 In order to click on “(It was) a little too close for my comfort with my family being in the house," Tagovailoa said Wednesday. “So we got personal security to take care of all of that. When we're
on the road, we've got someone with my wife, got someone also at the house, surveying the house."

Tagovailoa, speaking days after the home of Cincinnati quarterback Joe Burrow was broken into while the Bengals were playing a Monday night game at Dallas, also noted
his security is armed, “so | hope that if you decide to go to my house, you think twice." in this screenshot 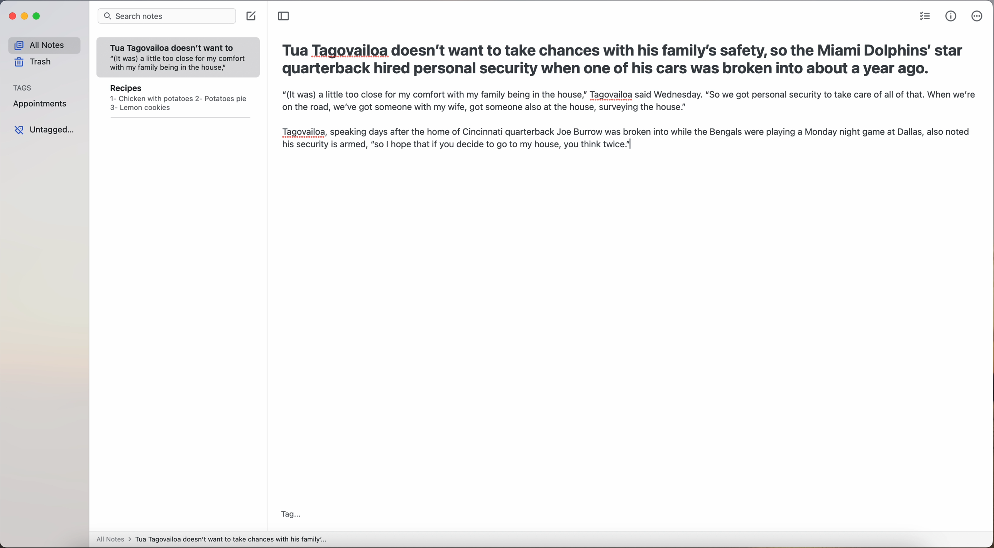, I will do `click(630, 130)`.